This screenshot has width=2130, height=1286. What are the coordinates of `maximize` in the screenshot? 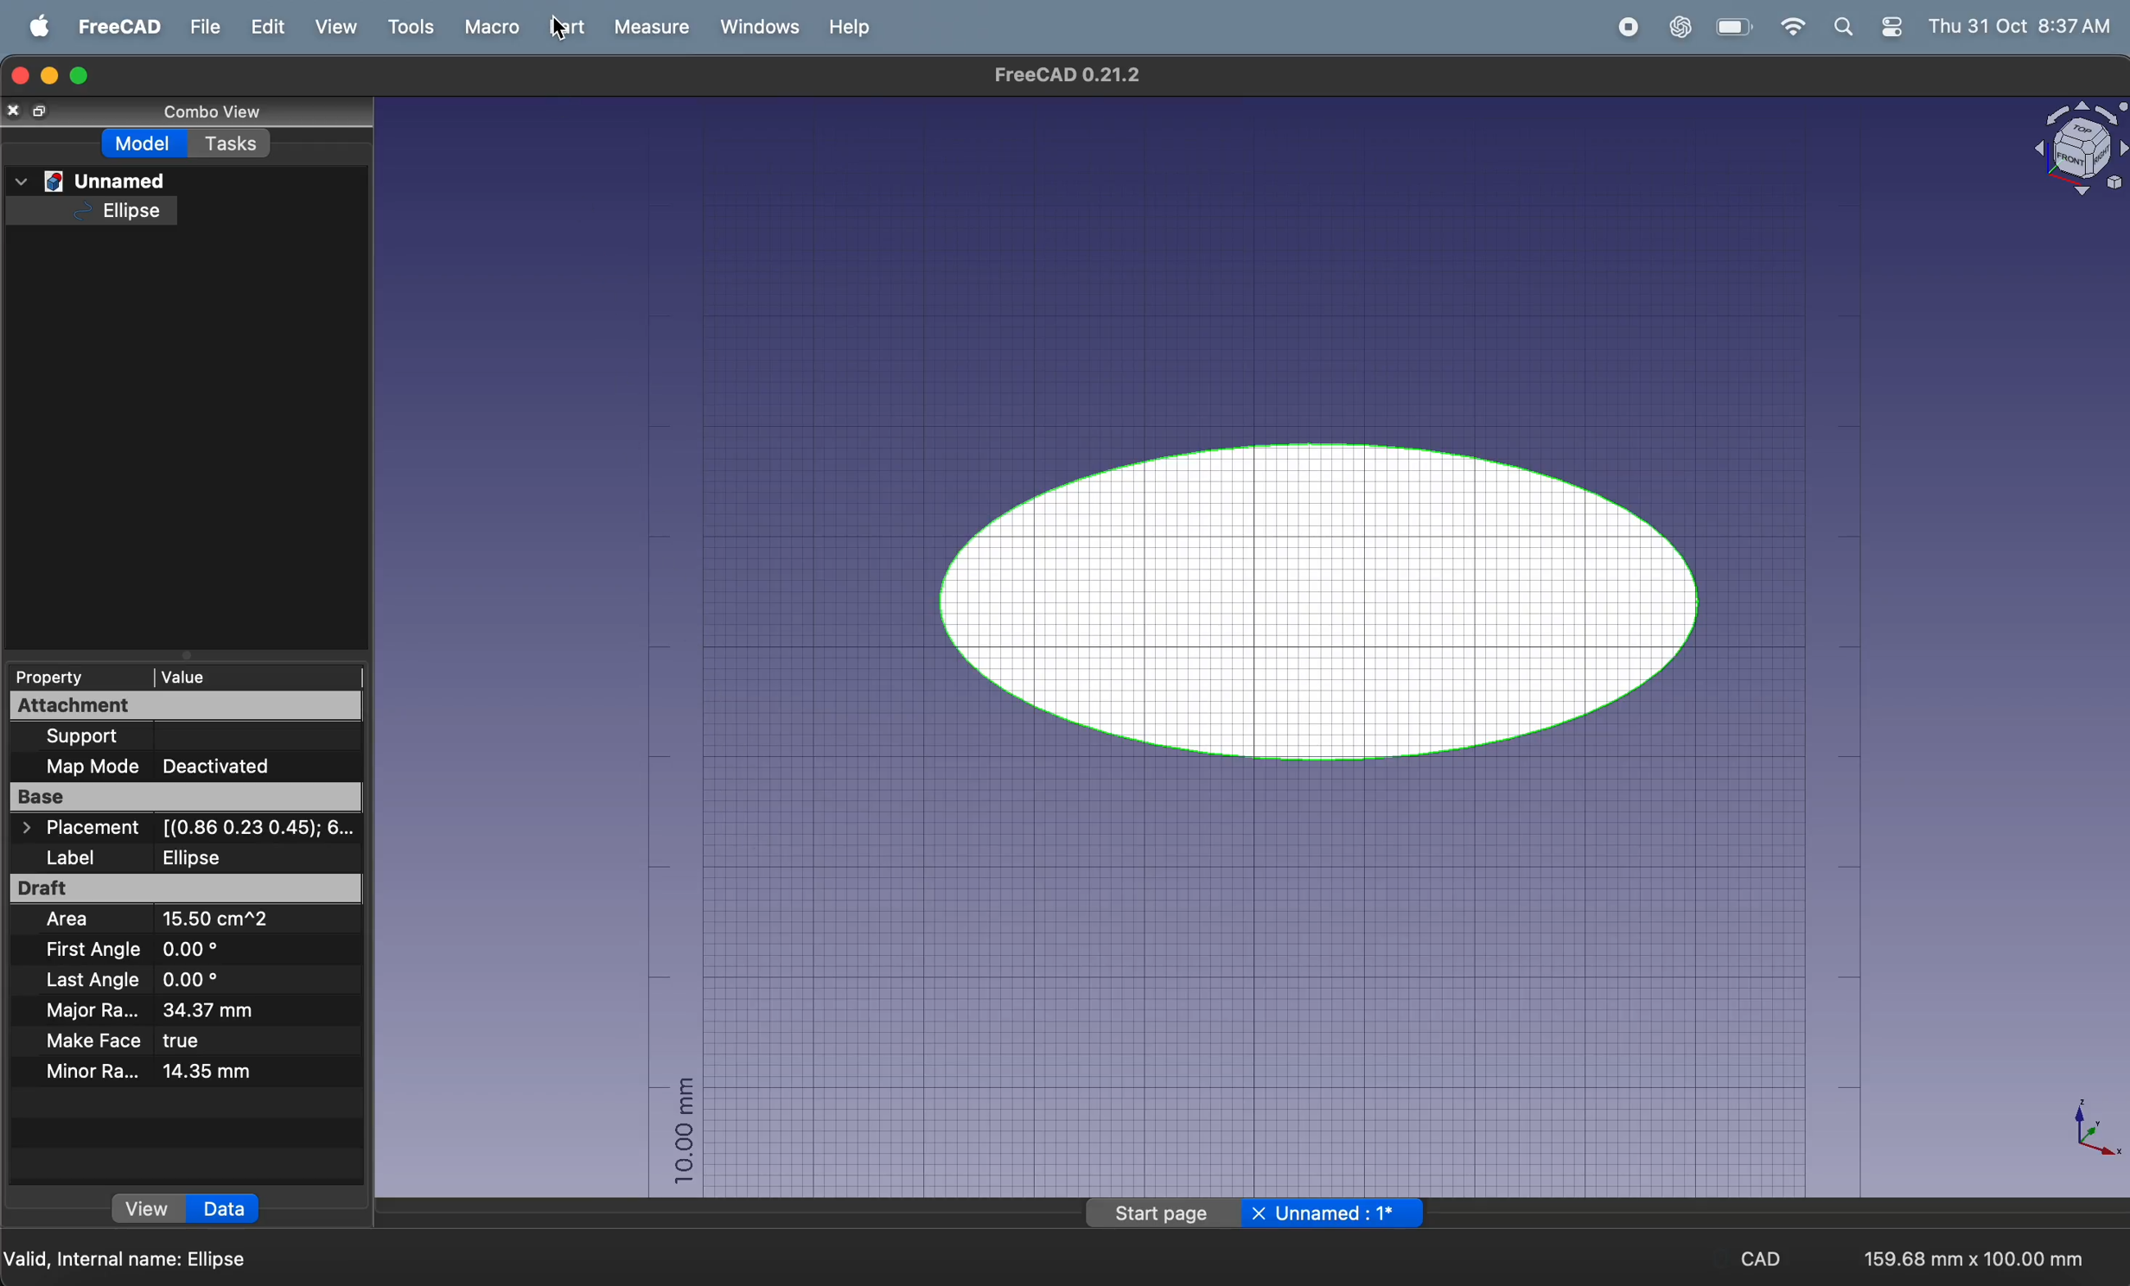 It's located at (85, 75).